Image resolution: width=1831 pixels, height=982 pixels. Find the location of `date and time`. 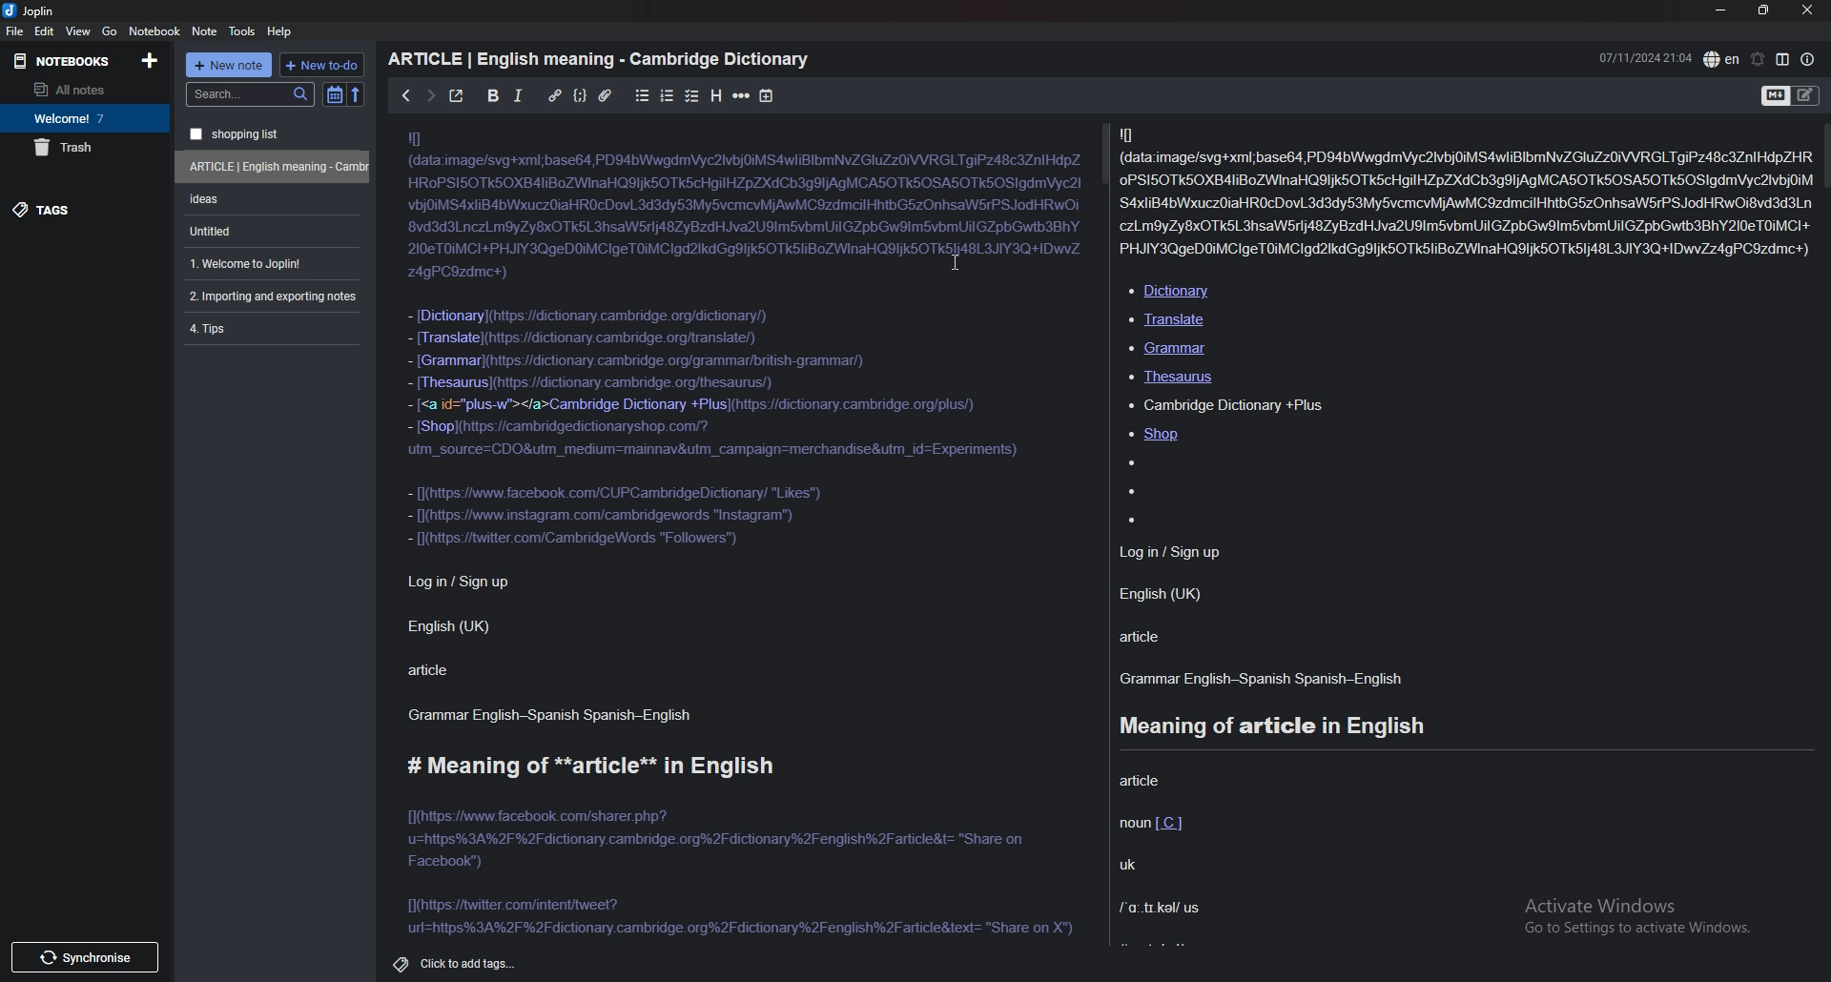

date and time is located at coordinates (1644, 57).